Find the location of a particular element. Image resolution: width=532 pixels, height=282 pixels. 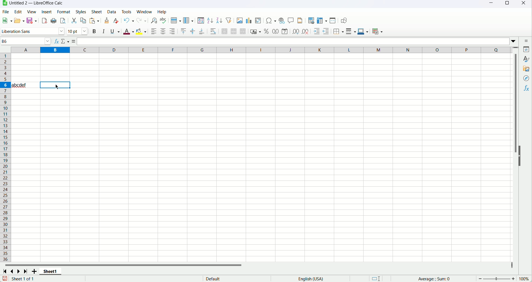

insert is located at coordinates (46, 11).